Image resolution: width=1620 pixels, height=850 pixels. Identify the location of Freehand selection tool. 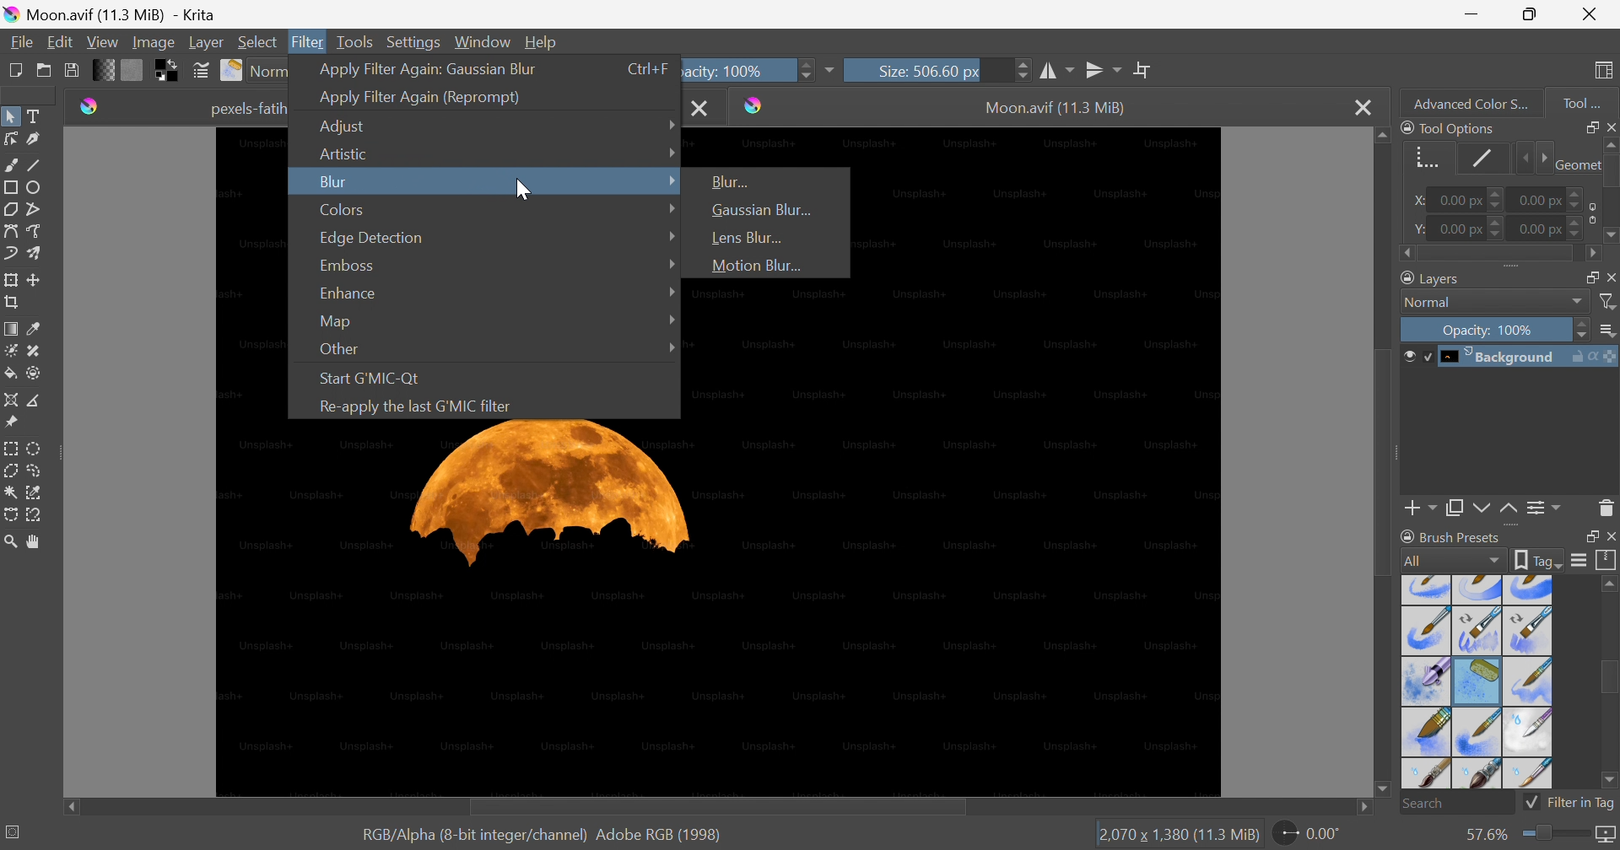
(38, 470).